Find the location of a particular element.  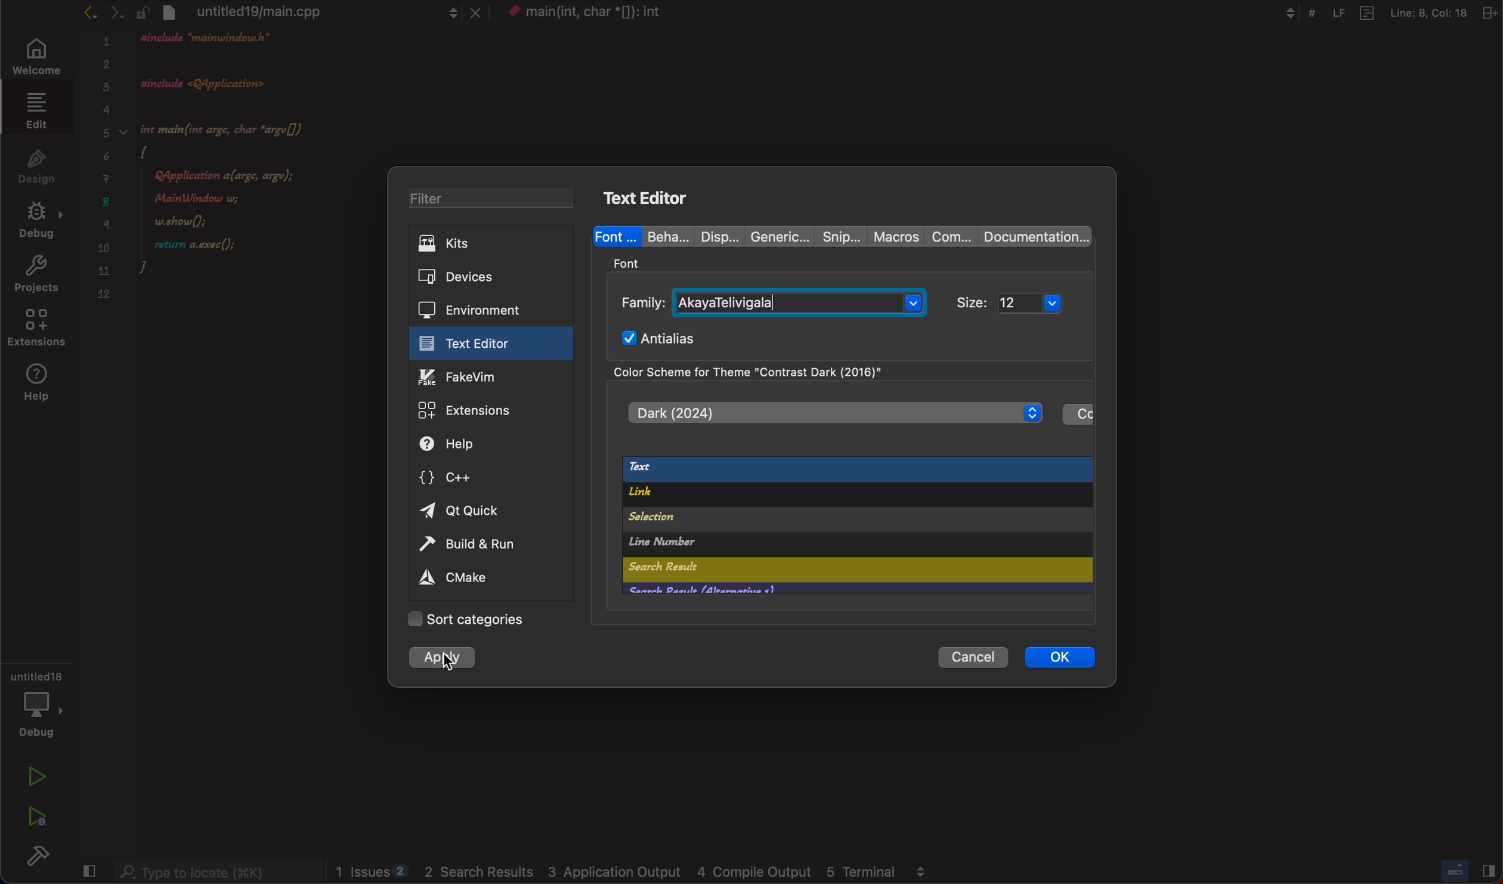

environment is located at coordinates (481, 308).